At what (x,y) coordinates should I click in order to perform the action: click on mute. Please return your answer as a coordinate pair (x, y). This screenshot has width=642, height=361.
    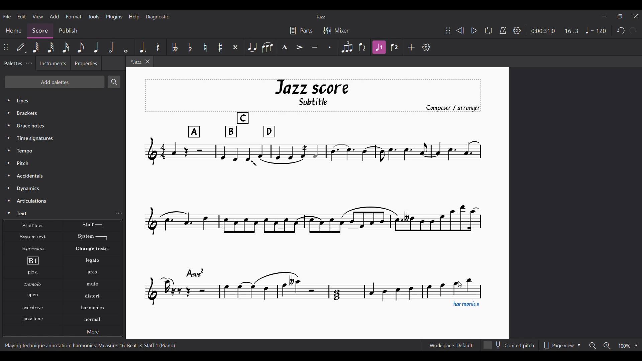
    Looking at the image, I should click on (94, 285).